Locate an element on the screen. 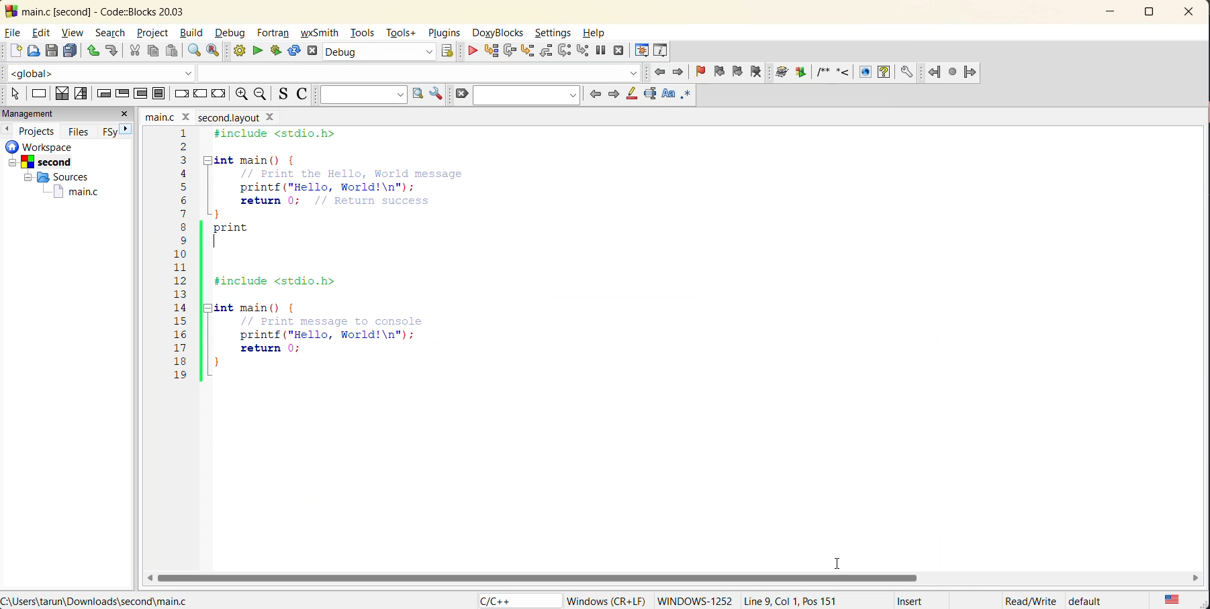  search is located at coordinates (113, 33).